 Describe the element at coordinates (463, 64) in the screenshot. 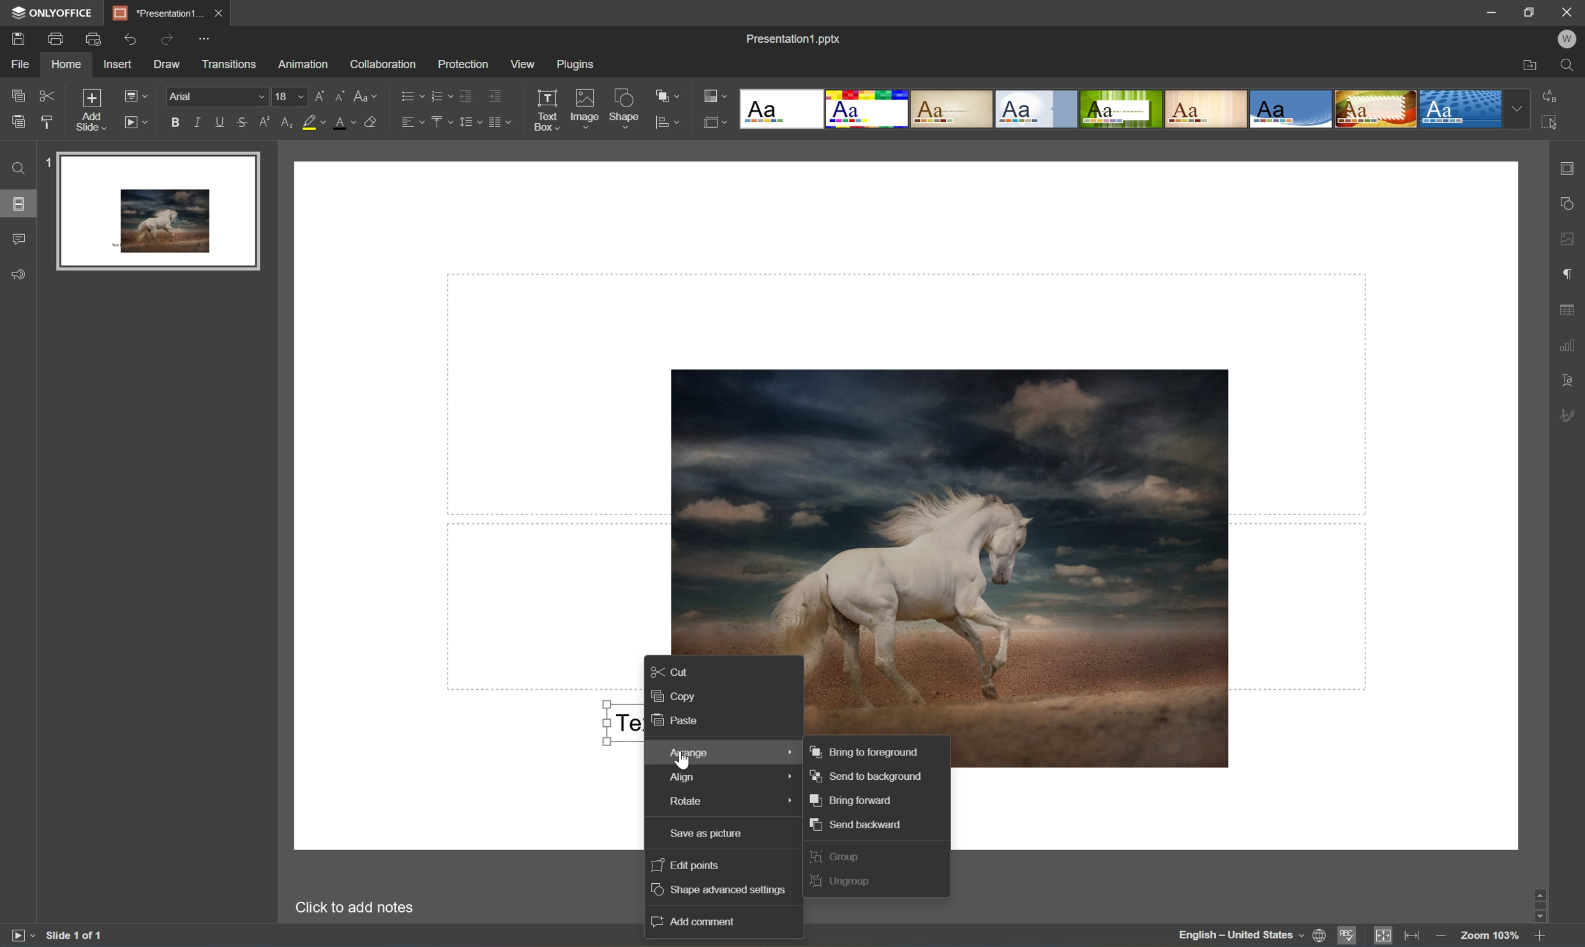

I see `Protection` at that location.